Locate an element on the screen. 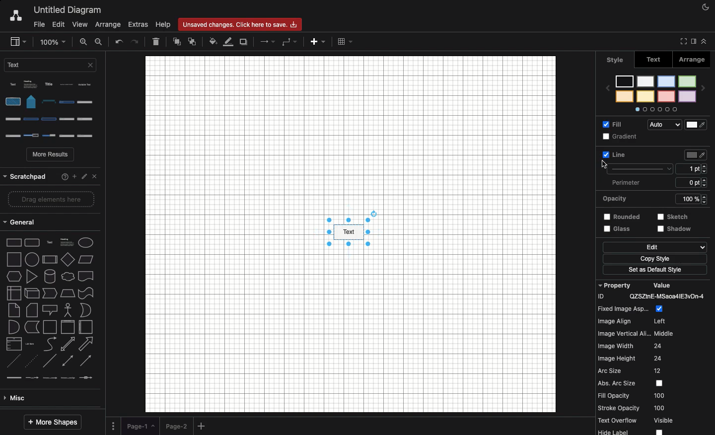 The image size is (715, 435). shadow is located at coordinates (674, 232).